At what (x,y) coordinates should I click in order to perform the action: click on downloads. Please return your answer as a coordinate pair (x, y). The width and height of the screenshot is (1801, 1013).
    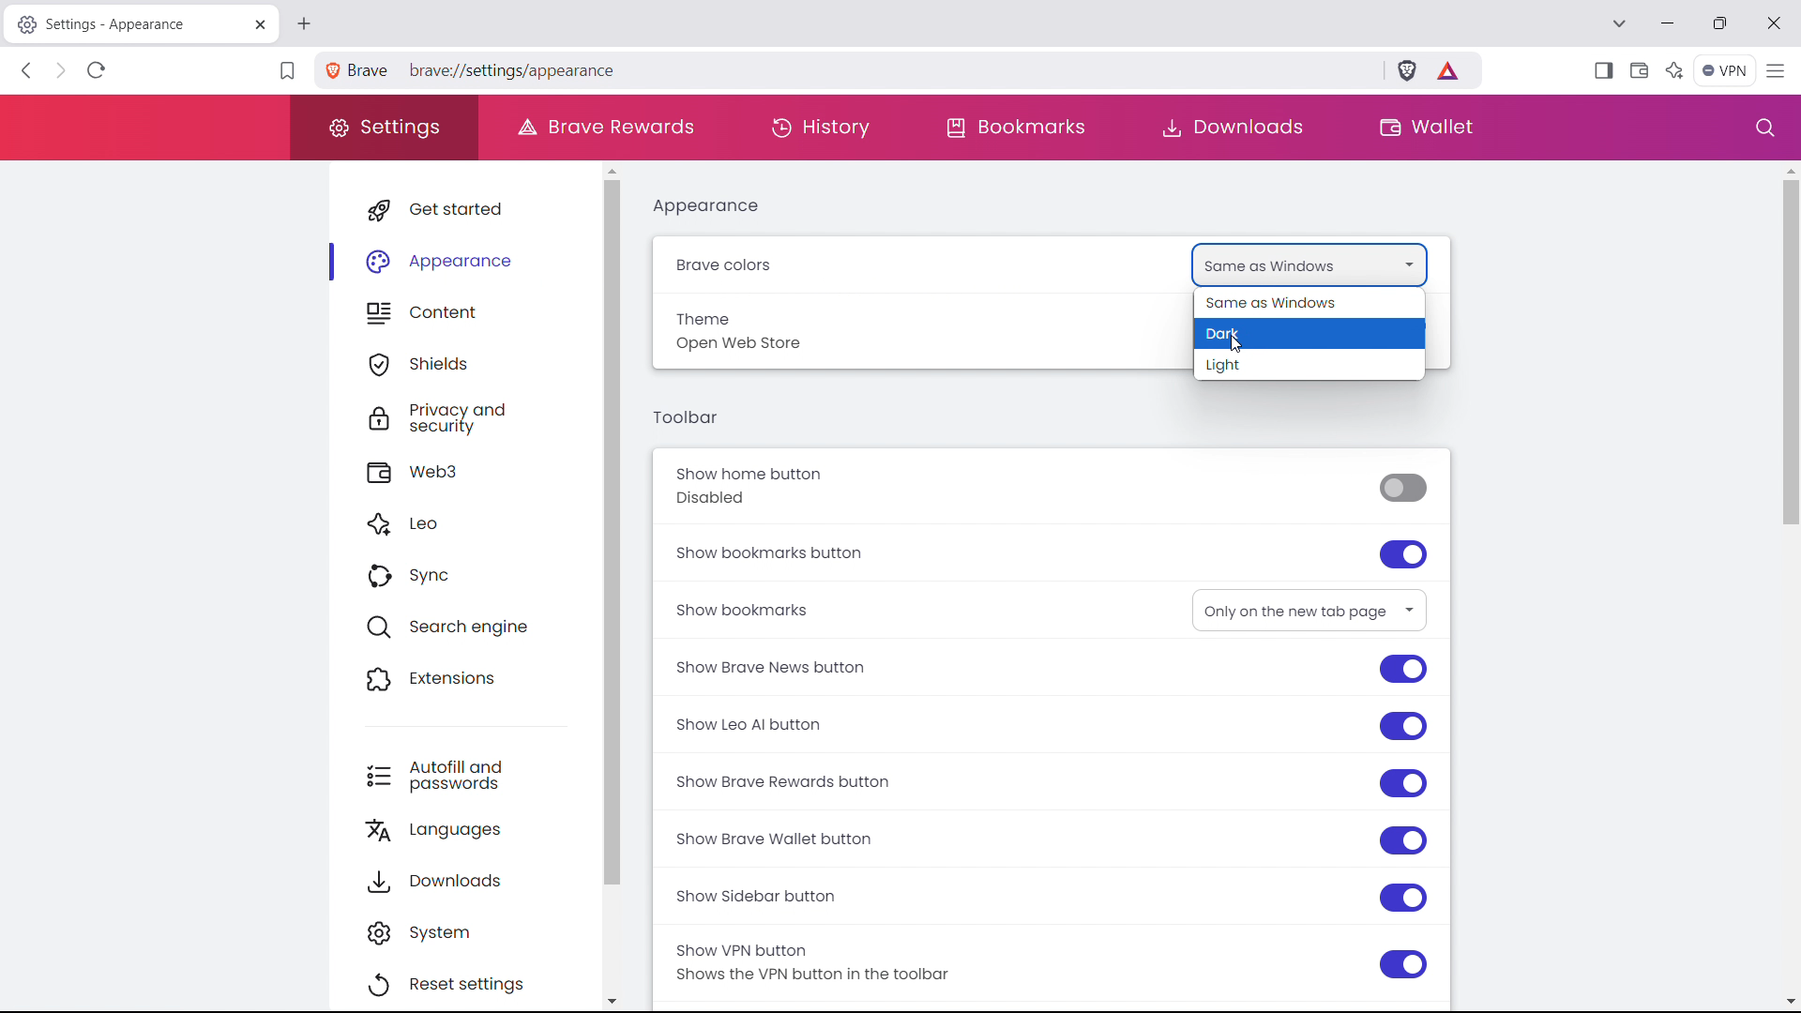
    Looking at the image, I should click on (476, 877).